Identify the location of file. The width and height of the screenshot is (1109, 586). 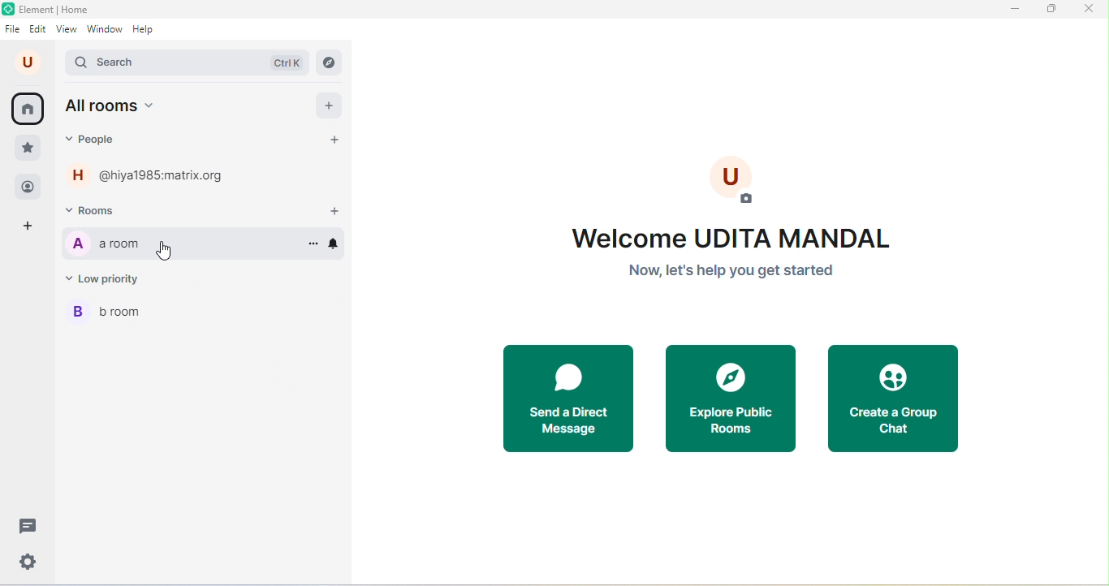
(14, 30).